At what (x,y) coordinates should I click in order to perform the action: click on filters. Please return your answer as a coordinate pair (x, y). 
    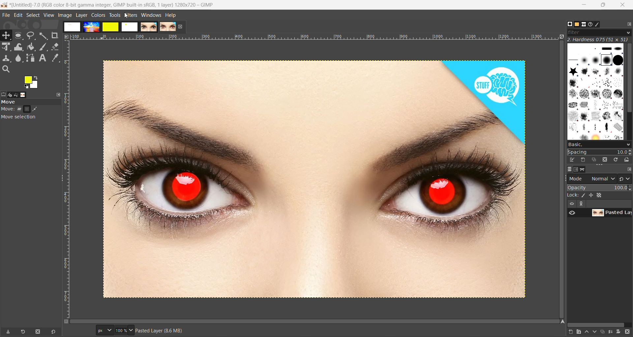
    Looking at the image, I should click on (131, 15).